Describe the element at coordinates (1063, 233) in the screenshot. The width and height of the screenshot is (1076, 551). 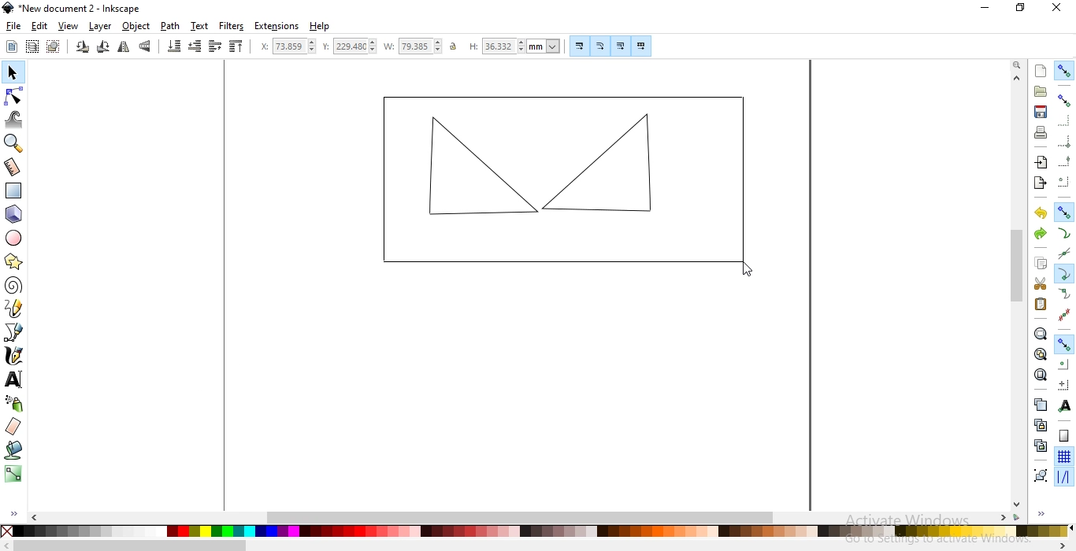
I see `snap to paths` at that location.